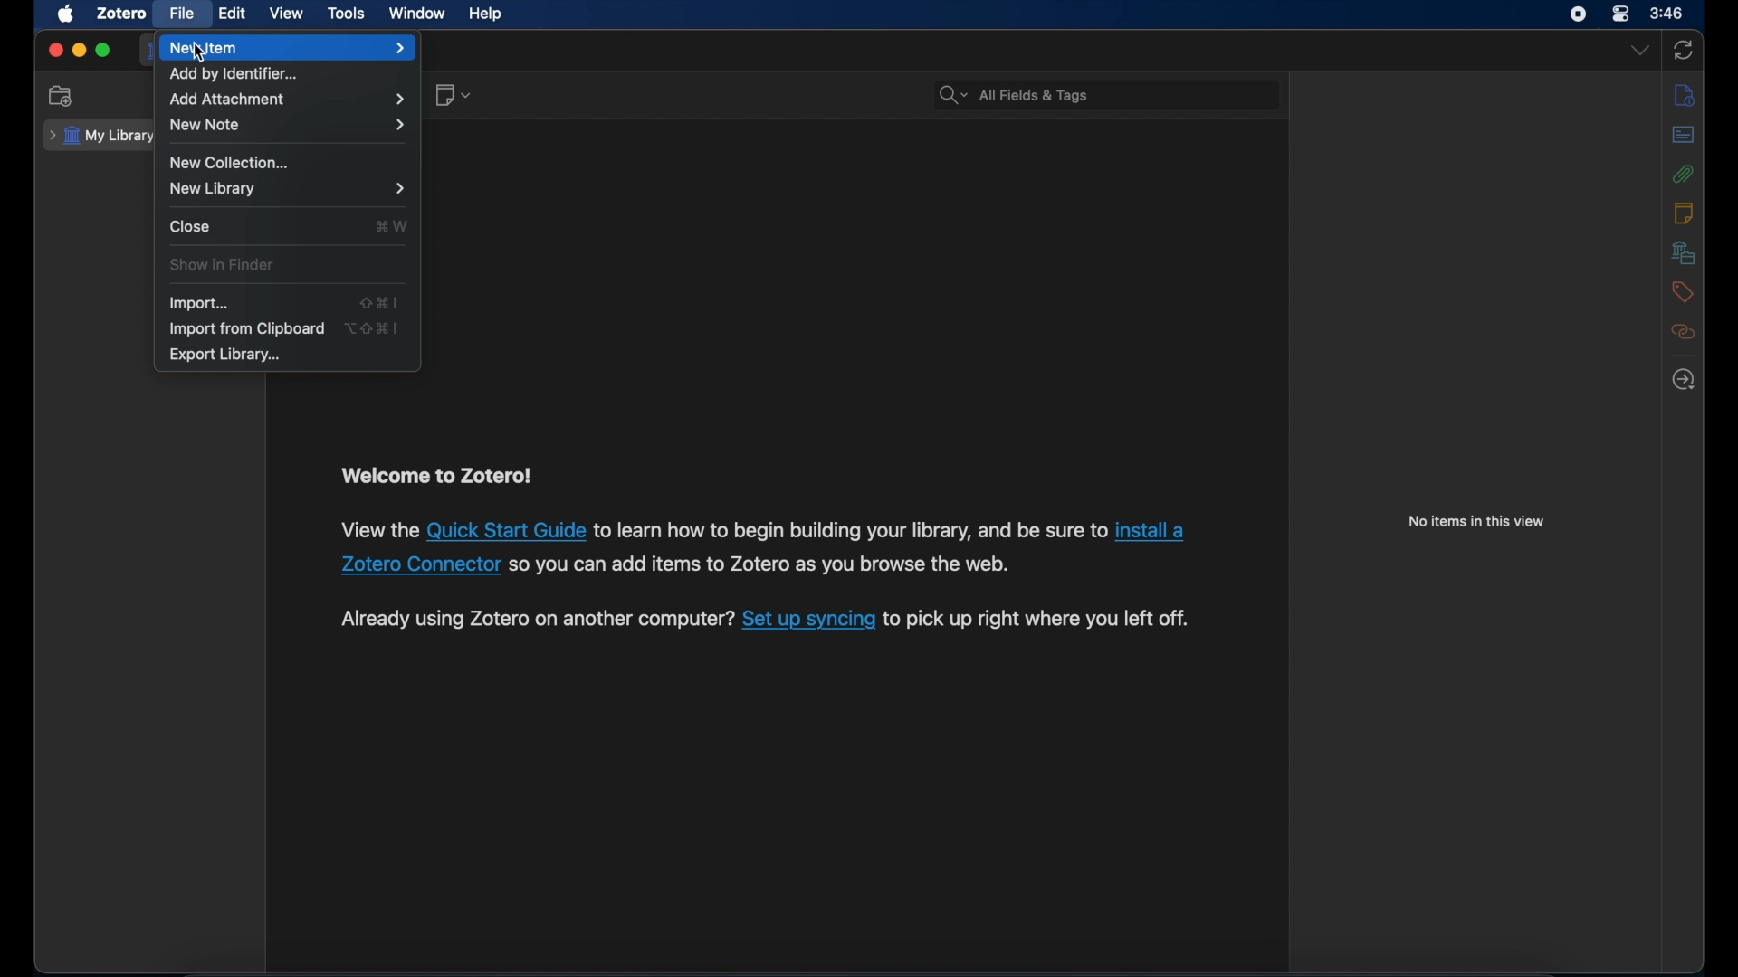 The width and height of the screenshot is (1738, 977). What do you see at coordinates (1579, 14) in the screenshot?
I see `screen recorder` at bounding box center [1579, 14].